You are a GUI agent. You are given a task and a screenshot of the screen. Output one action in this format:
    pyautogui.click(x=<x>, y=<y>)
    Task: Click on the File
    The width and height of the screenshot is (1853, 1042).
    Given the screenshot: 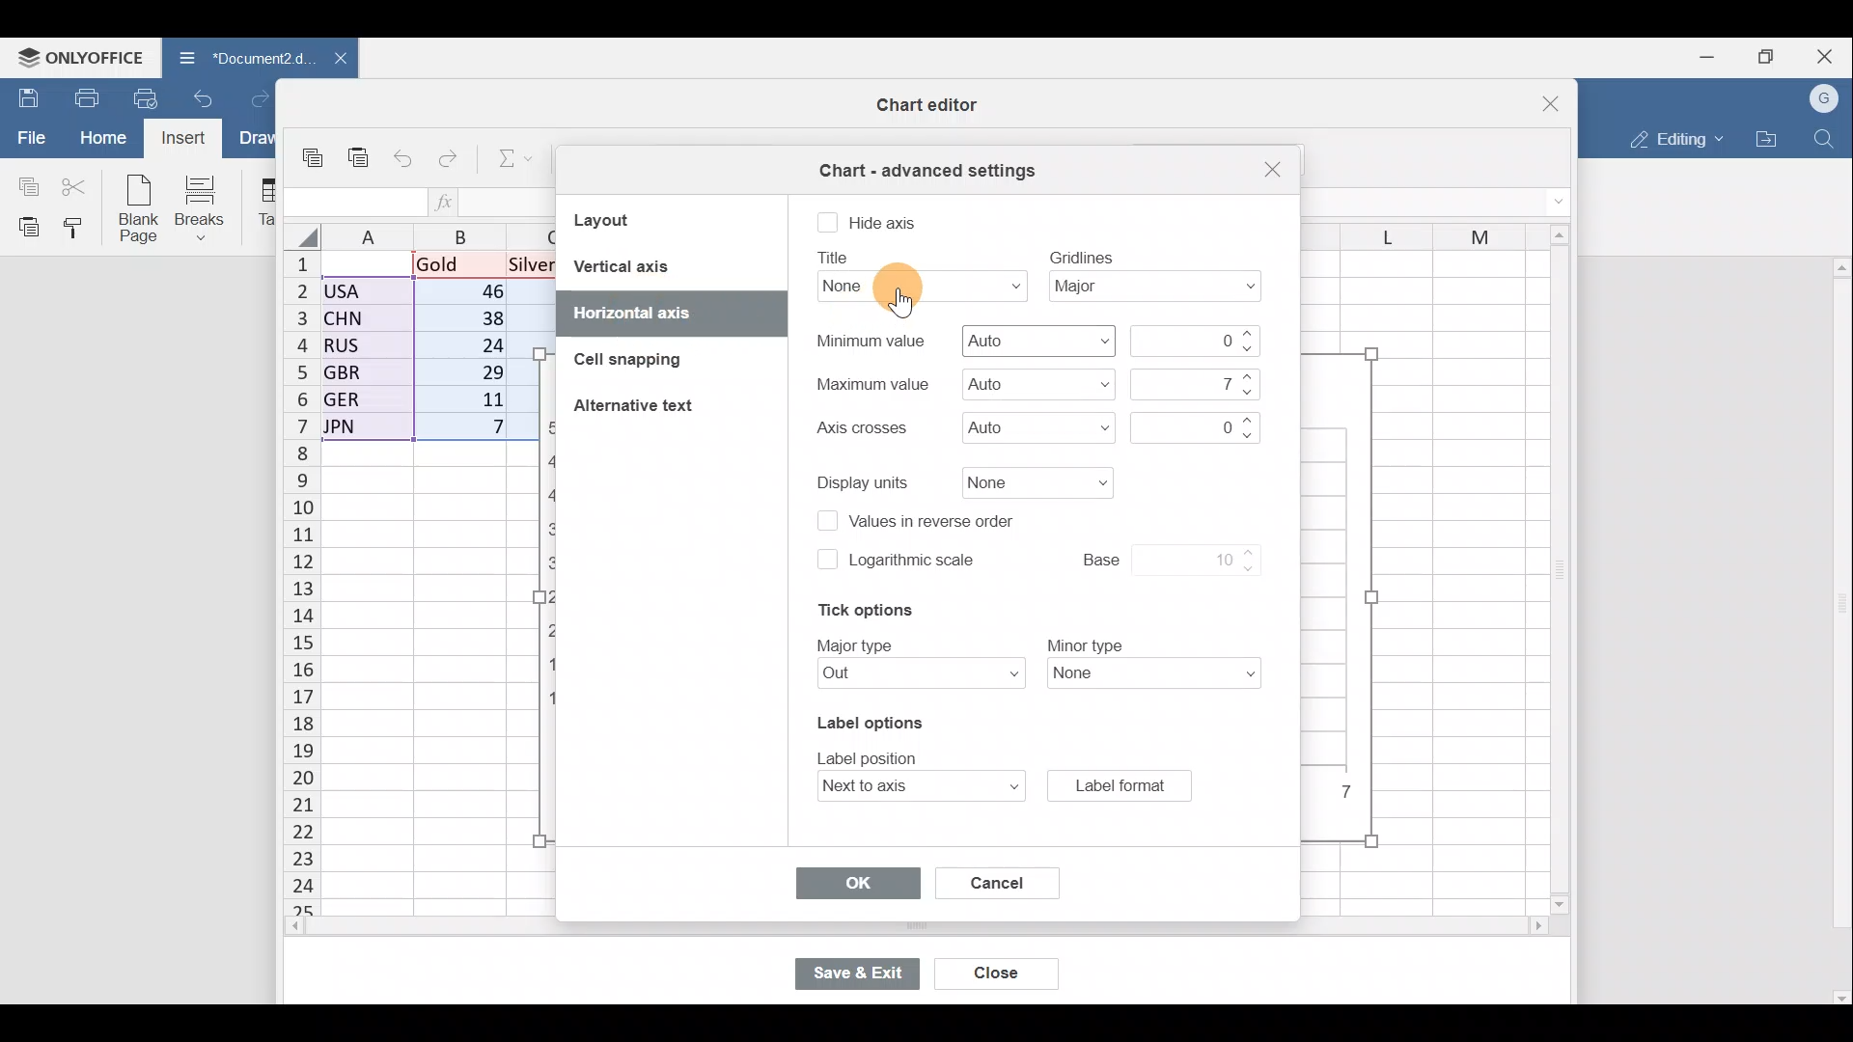 What is the action you would take?
    pyautogui.click(x=28, y=136)
    